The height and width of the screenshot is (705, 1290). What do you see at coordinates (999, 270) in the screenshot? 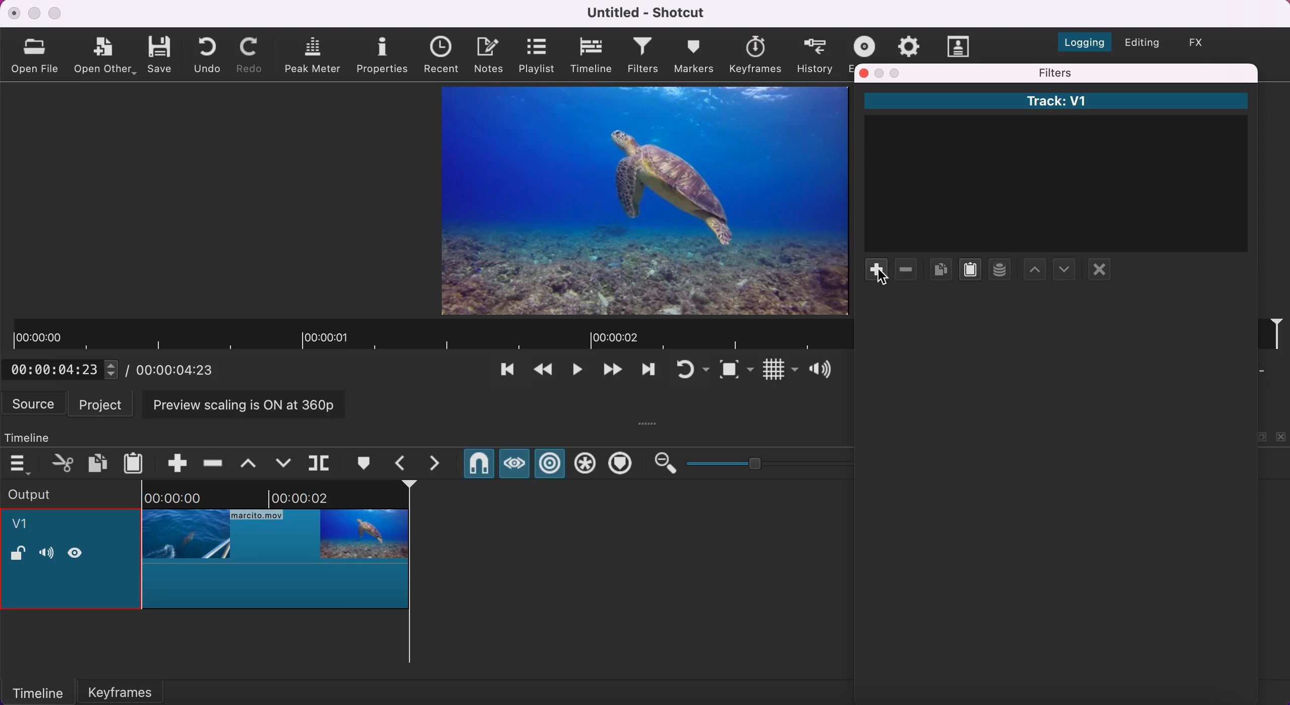
I see `select filter set` at bounding box center [999, 270].